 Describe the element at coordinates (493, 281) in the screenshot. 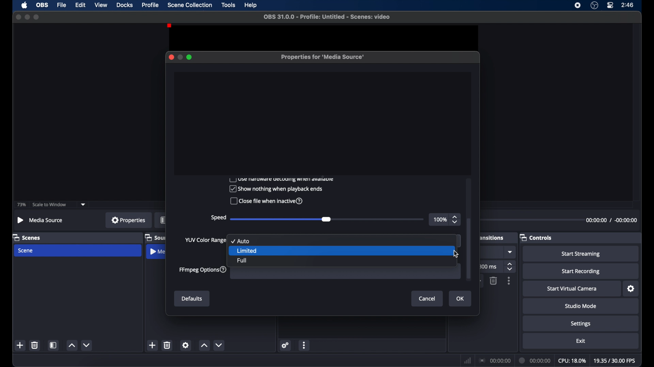

I see `delete` at that location.